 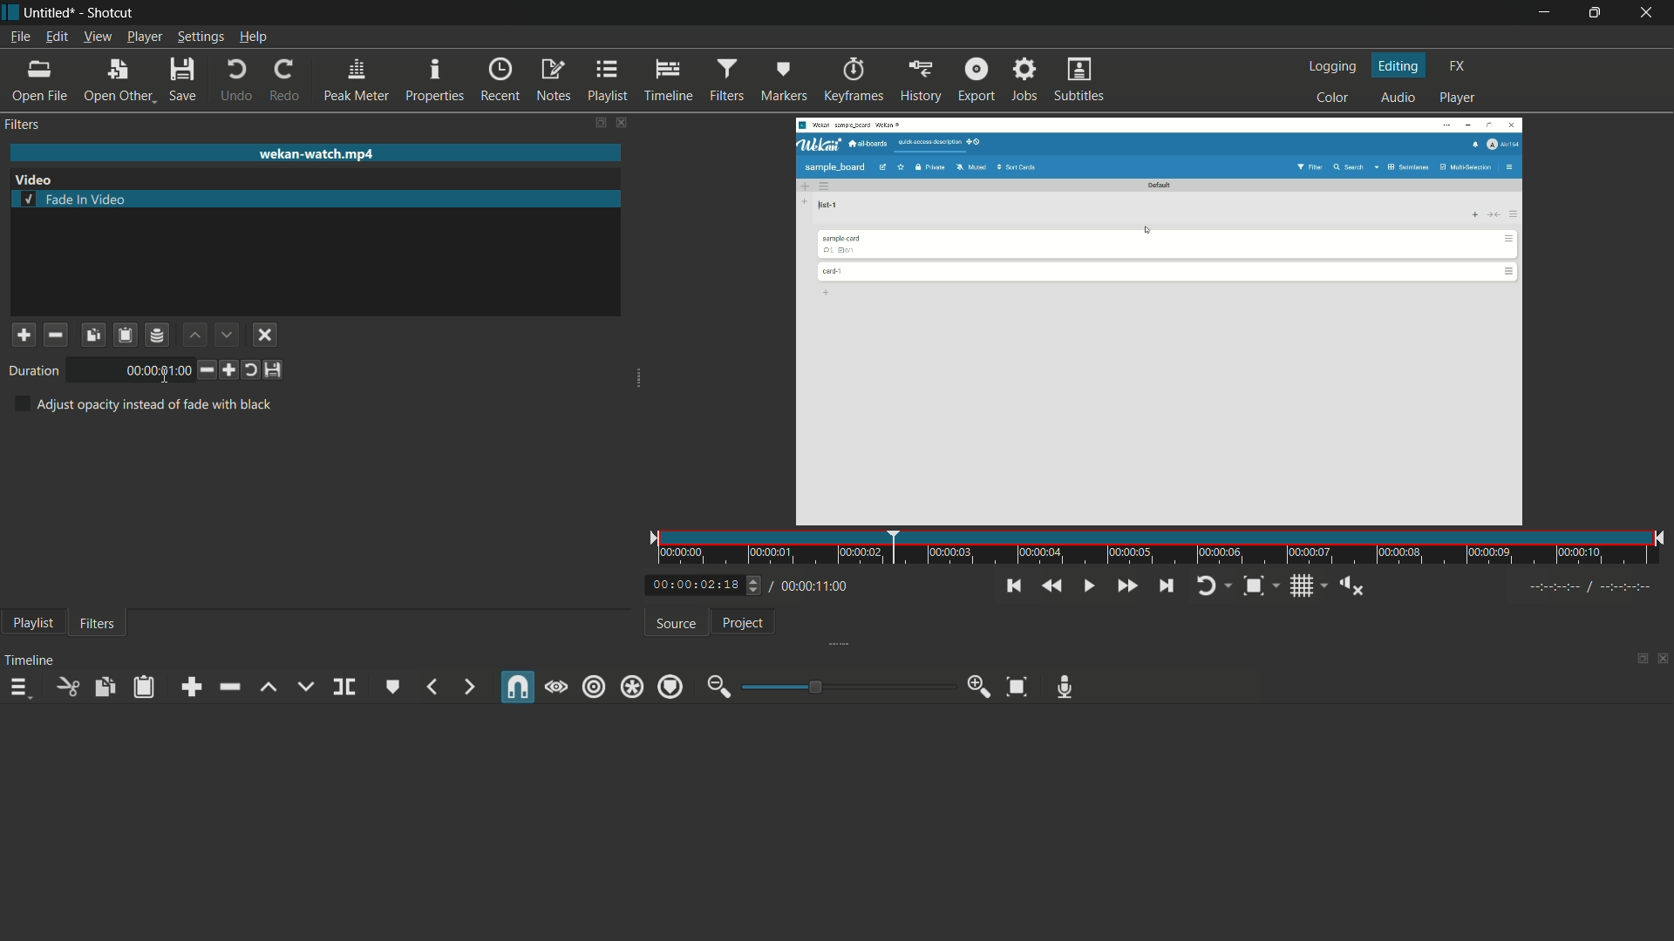 I want to click on redo, so click(x=283, y=81).